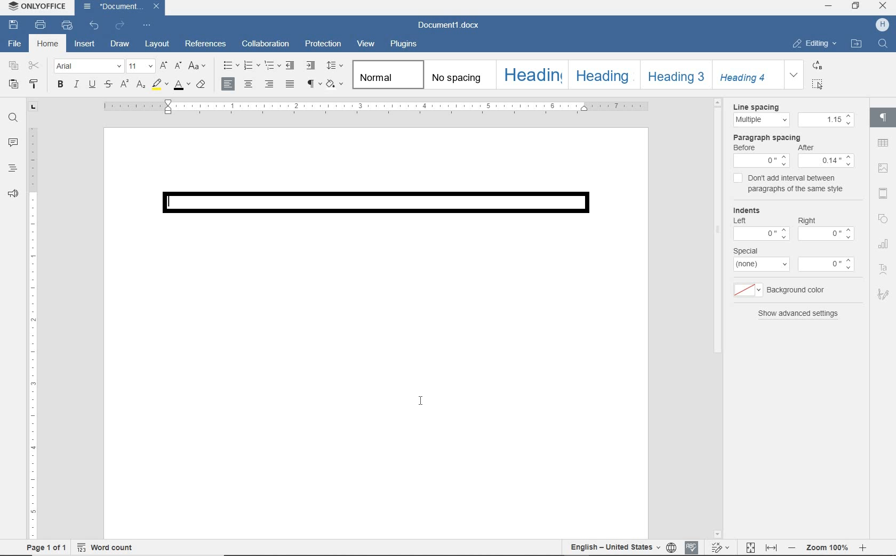  I want to click on insert, so click(85, 44).